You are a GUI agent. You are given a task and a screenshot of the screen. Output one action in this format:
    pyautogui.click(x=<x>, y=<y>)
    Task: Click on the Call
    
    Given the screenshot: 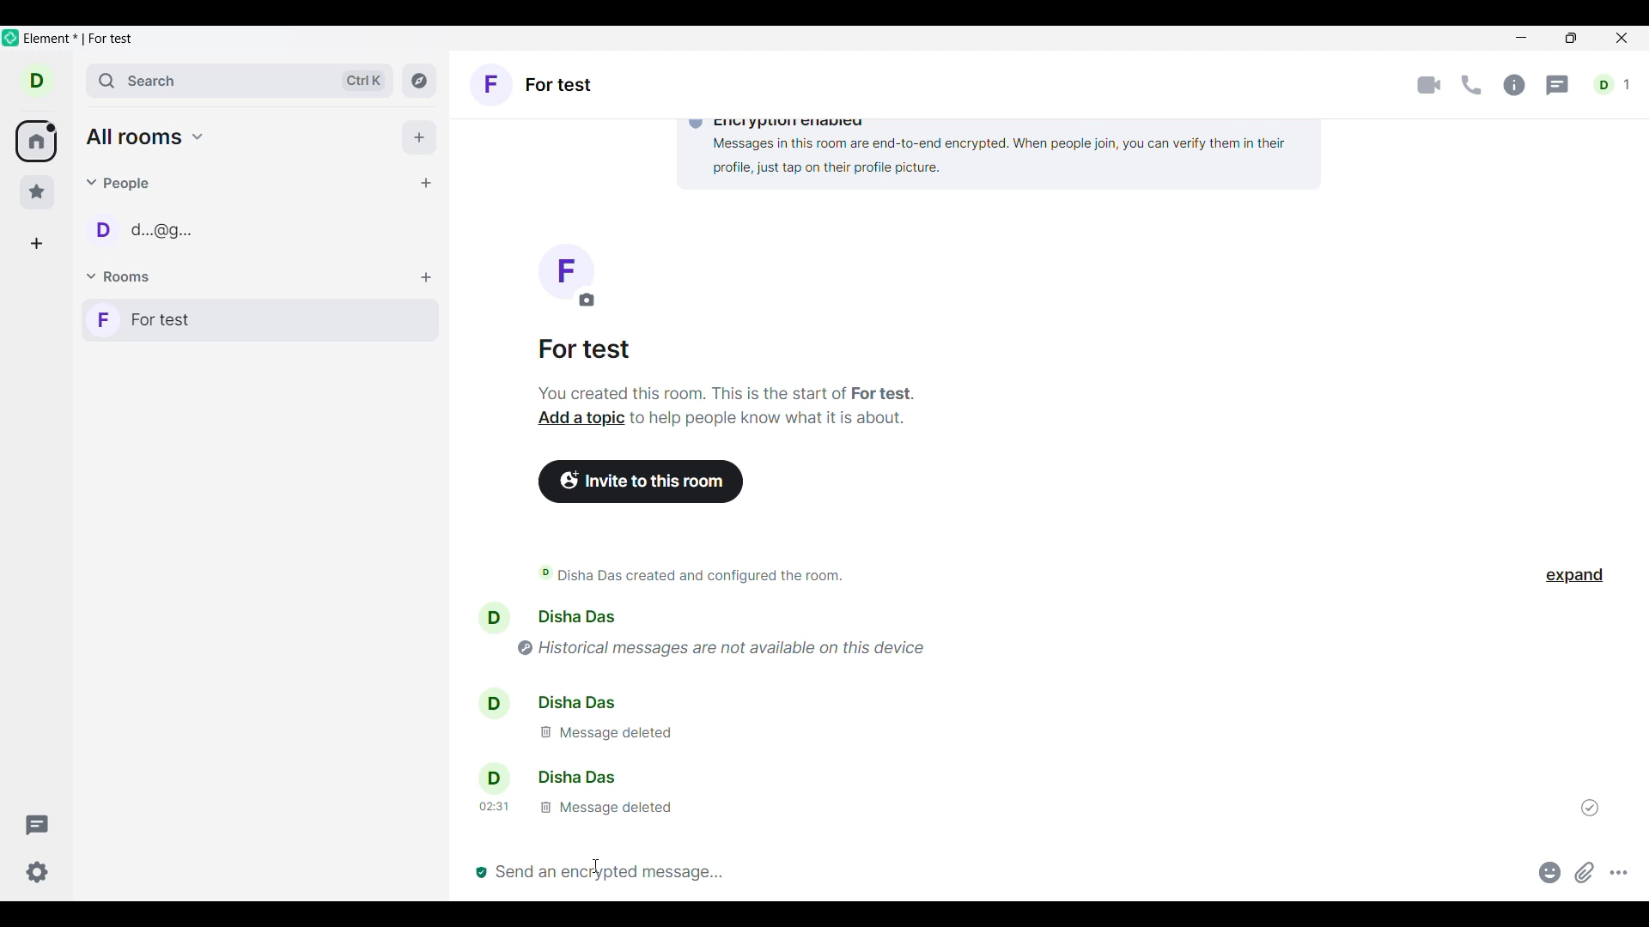 What is the action you would take?
    pyautogui.click(x=1471, y=85)
    